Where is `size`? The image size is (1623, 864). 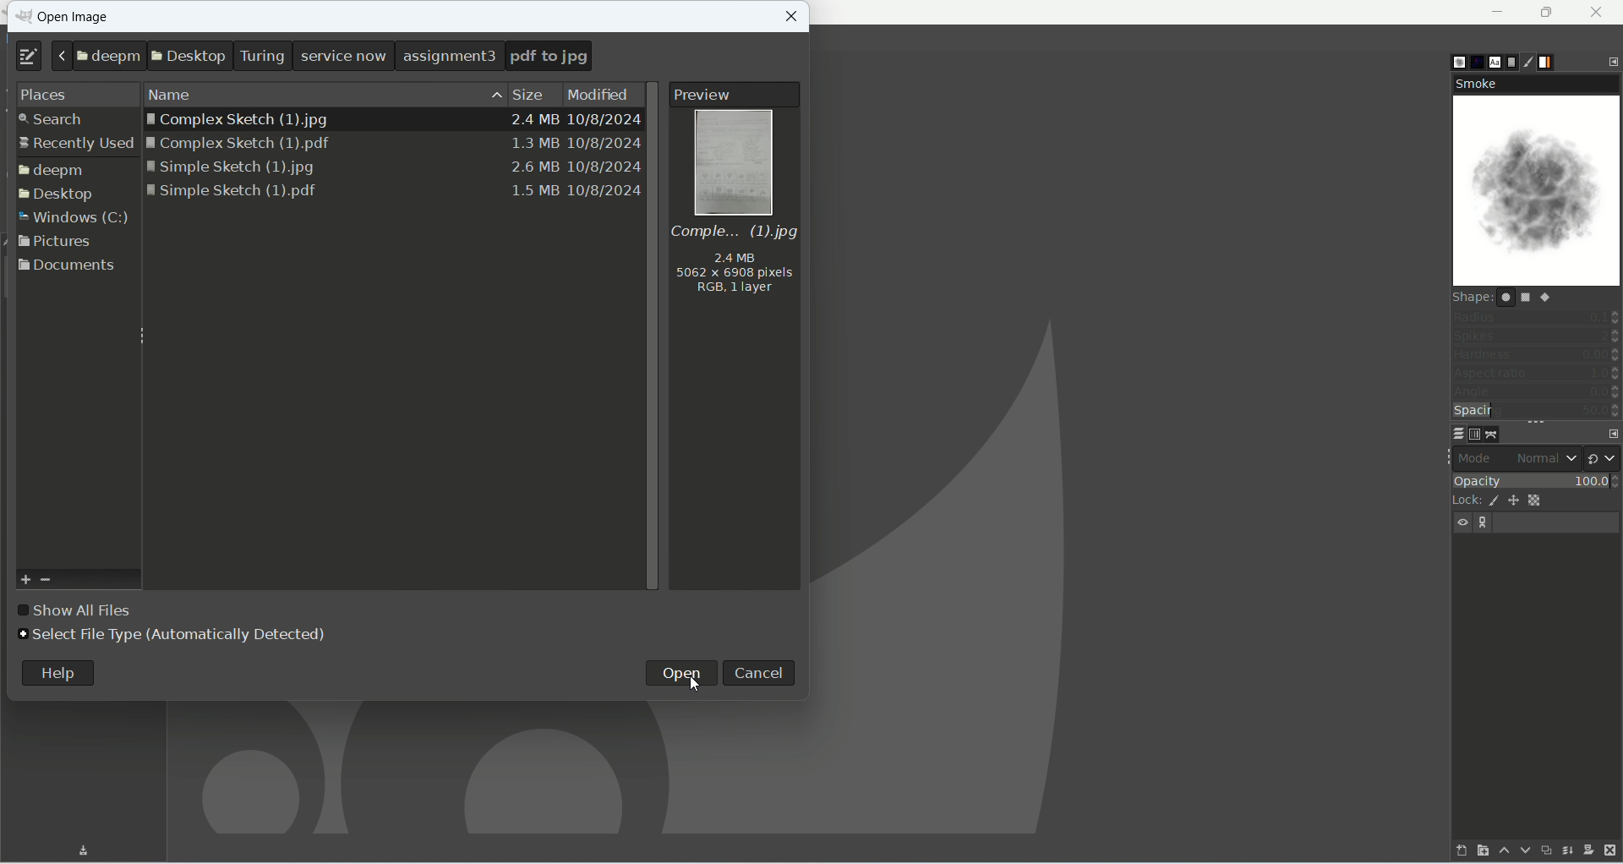
size is located at coordinates (535, 96).